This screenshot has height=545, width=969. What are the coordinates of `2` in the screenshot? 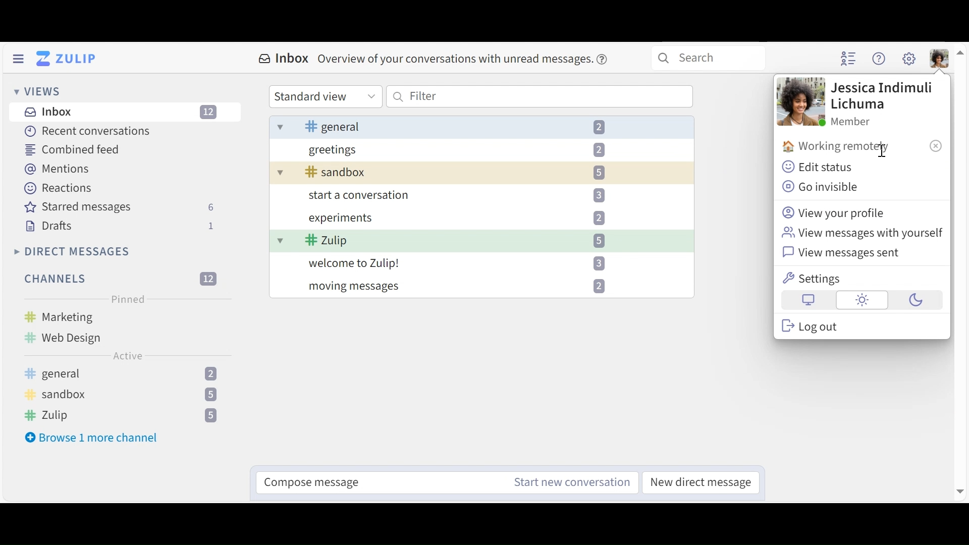 It's located at (600, 150).